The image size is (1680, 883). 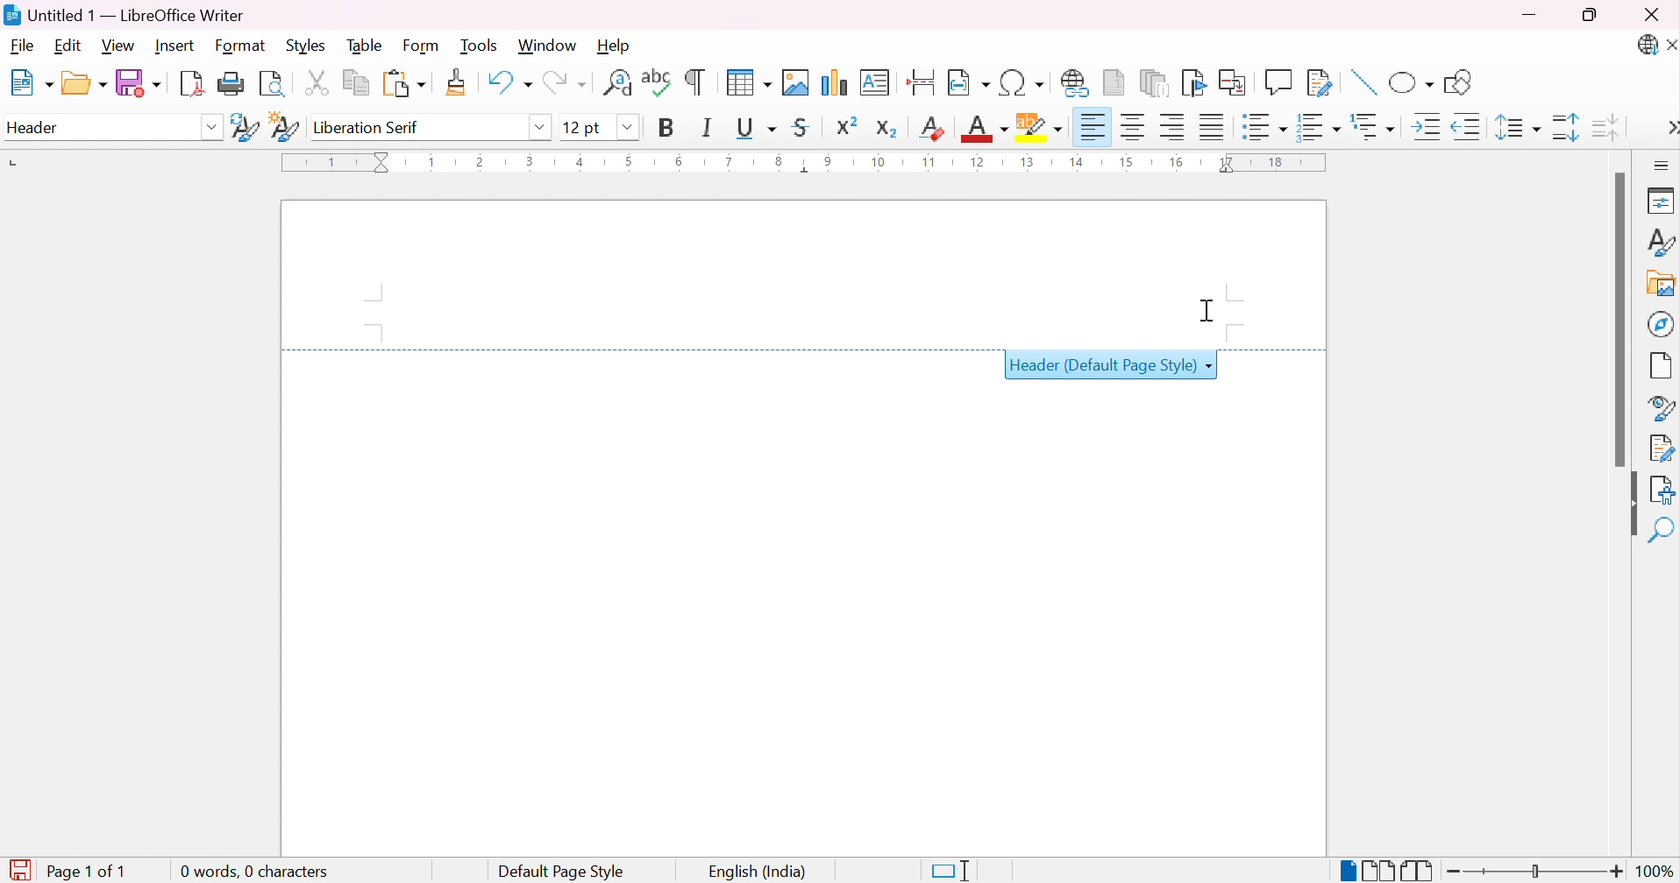 What do you see at coordinates (1655, 872) in the screenshot?
I see `100%` at bounding box center [1655, 872].